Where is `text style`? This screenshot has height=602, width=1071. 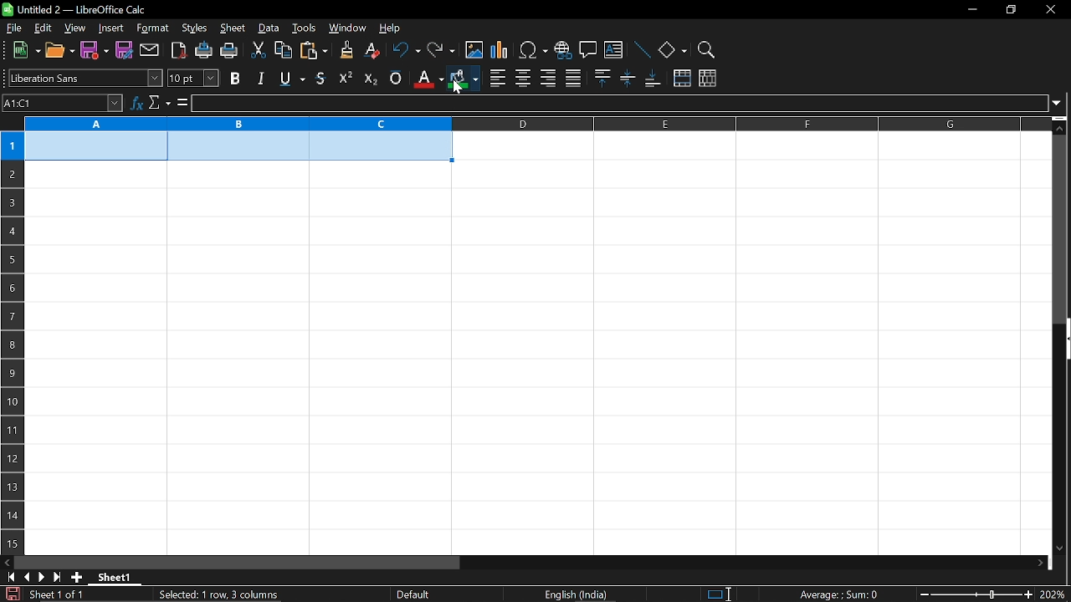
text style is located at coordinates (86, 79).